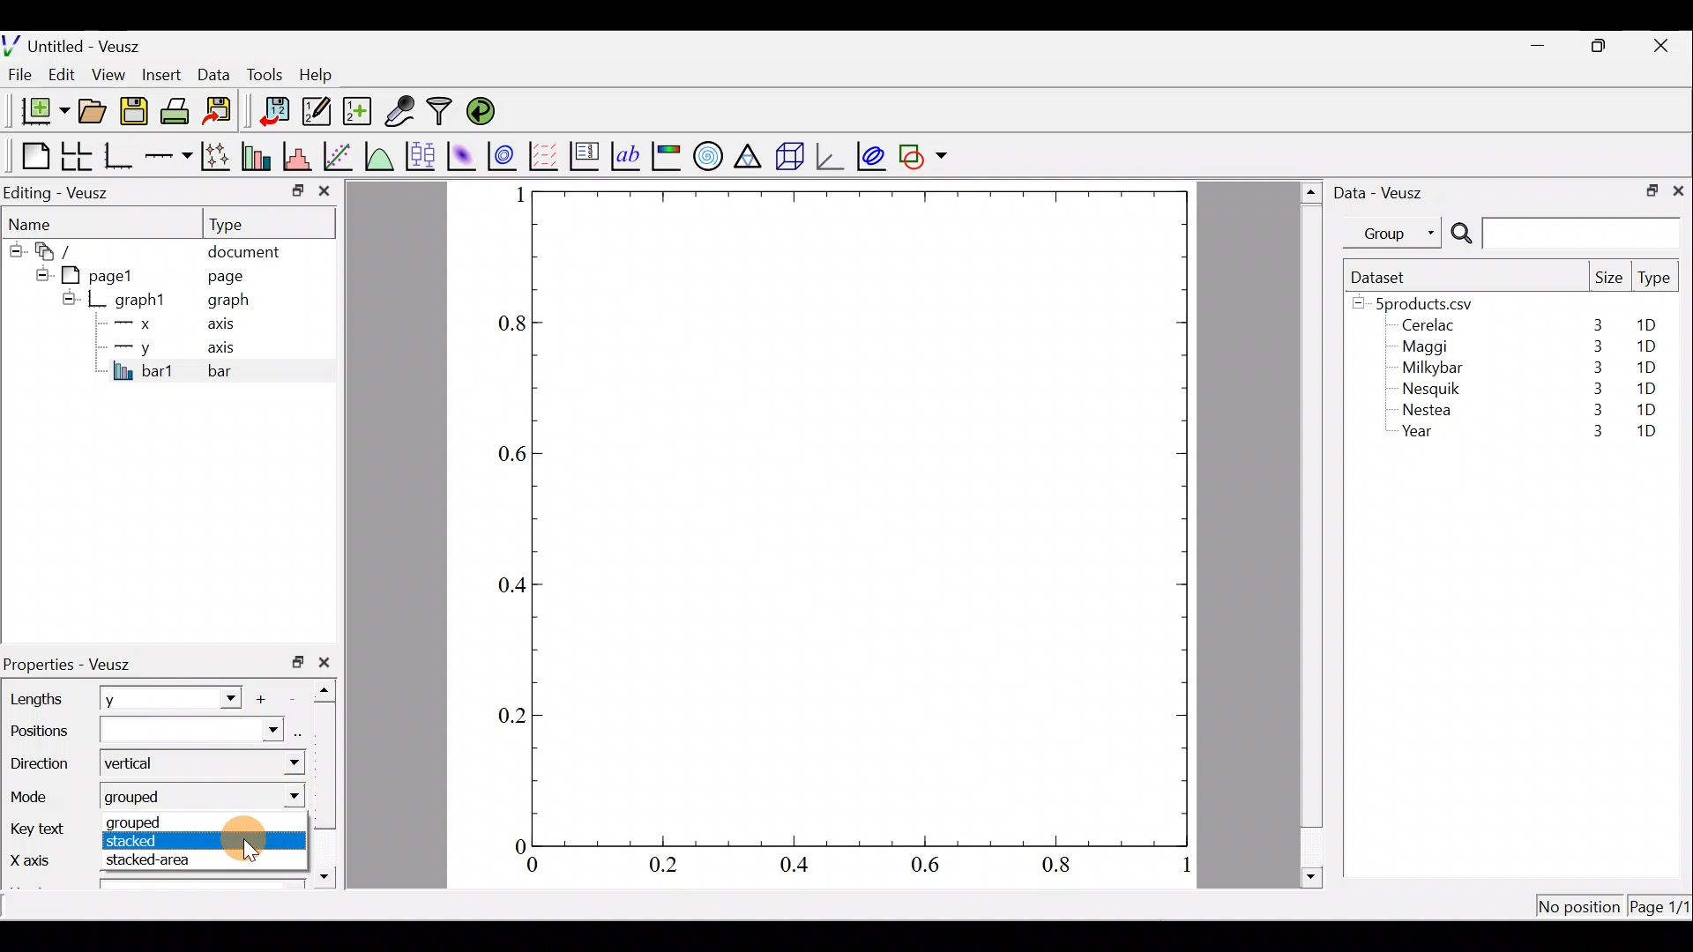  Describe the element at coordinates (1652, 325) in the screenshot. I see `1D` at that location.